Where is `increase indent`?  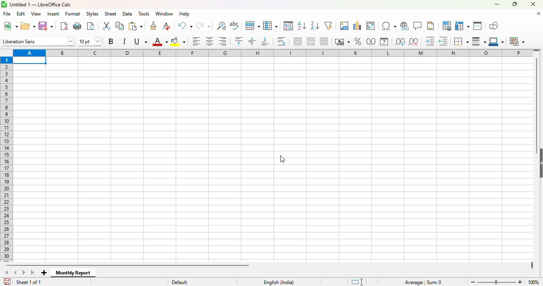
increase indent is located at coordinates (429, 41).